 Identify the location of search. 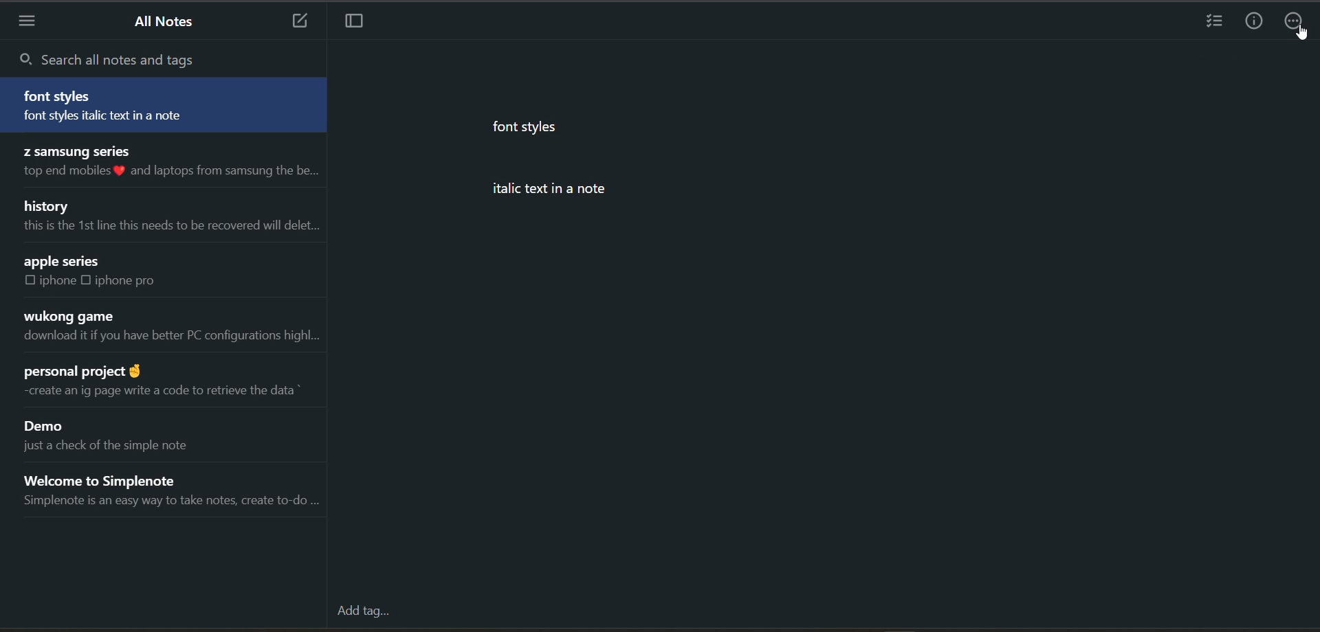
(128, 57).